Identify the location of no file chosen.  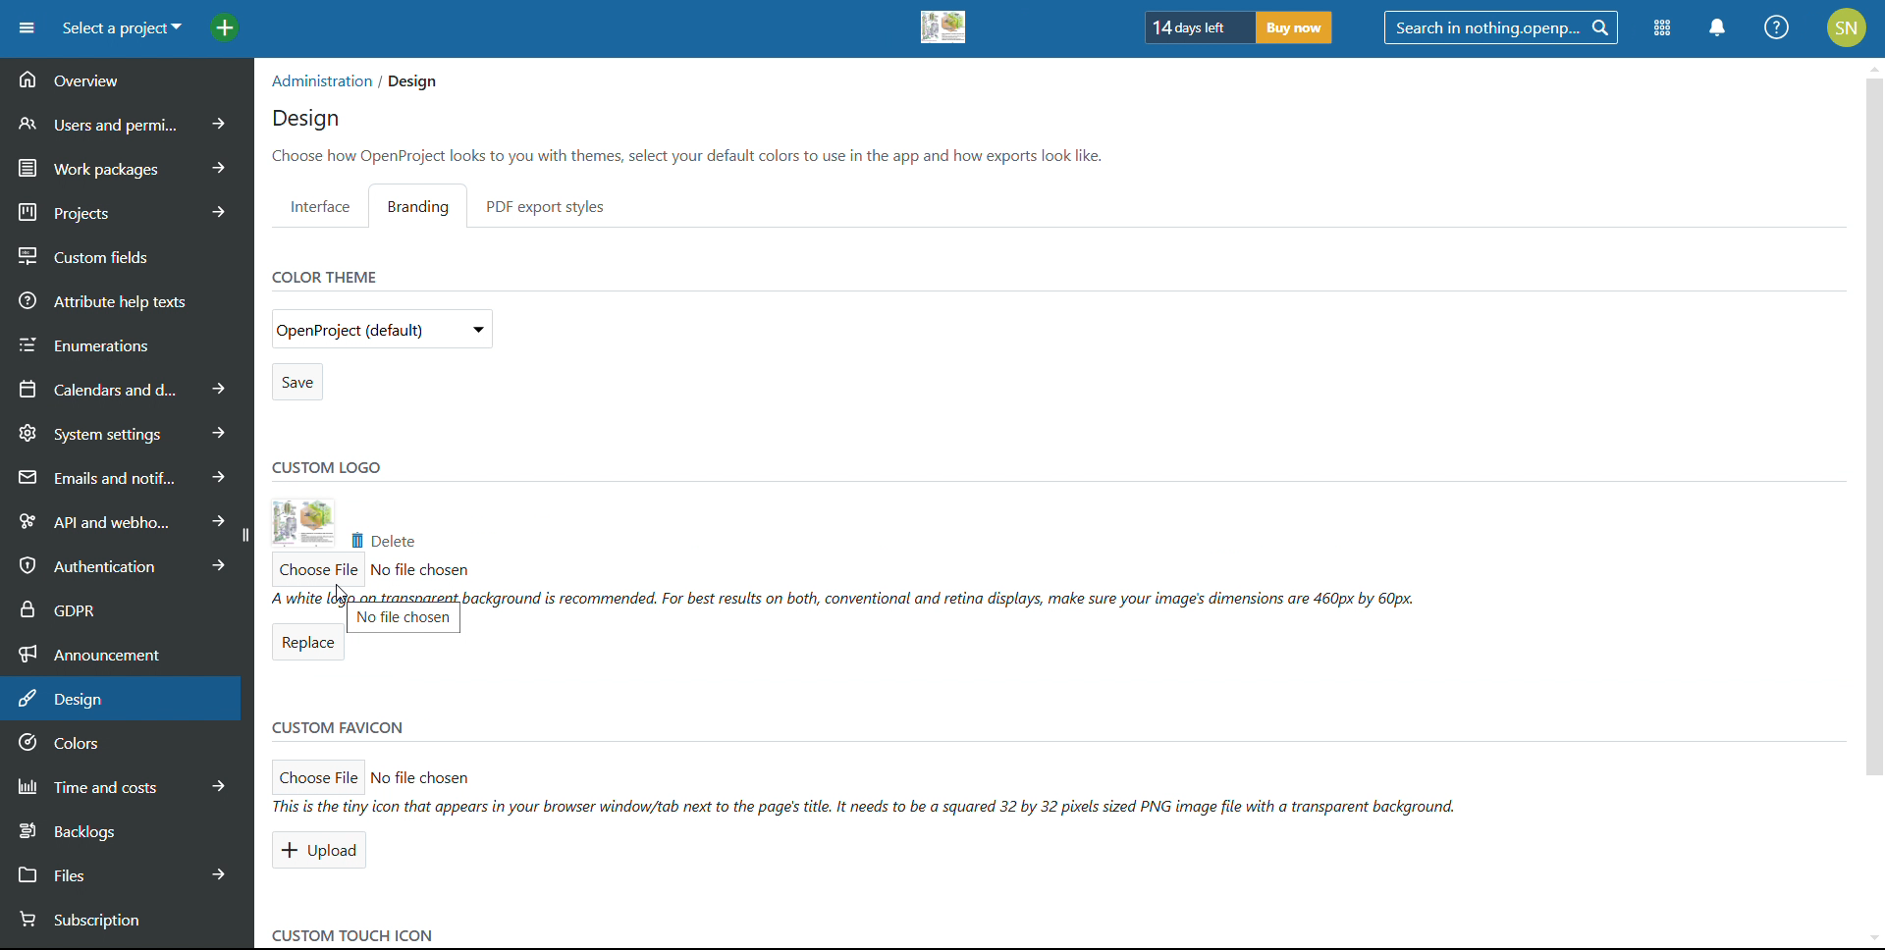
(406, 621).